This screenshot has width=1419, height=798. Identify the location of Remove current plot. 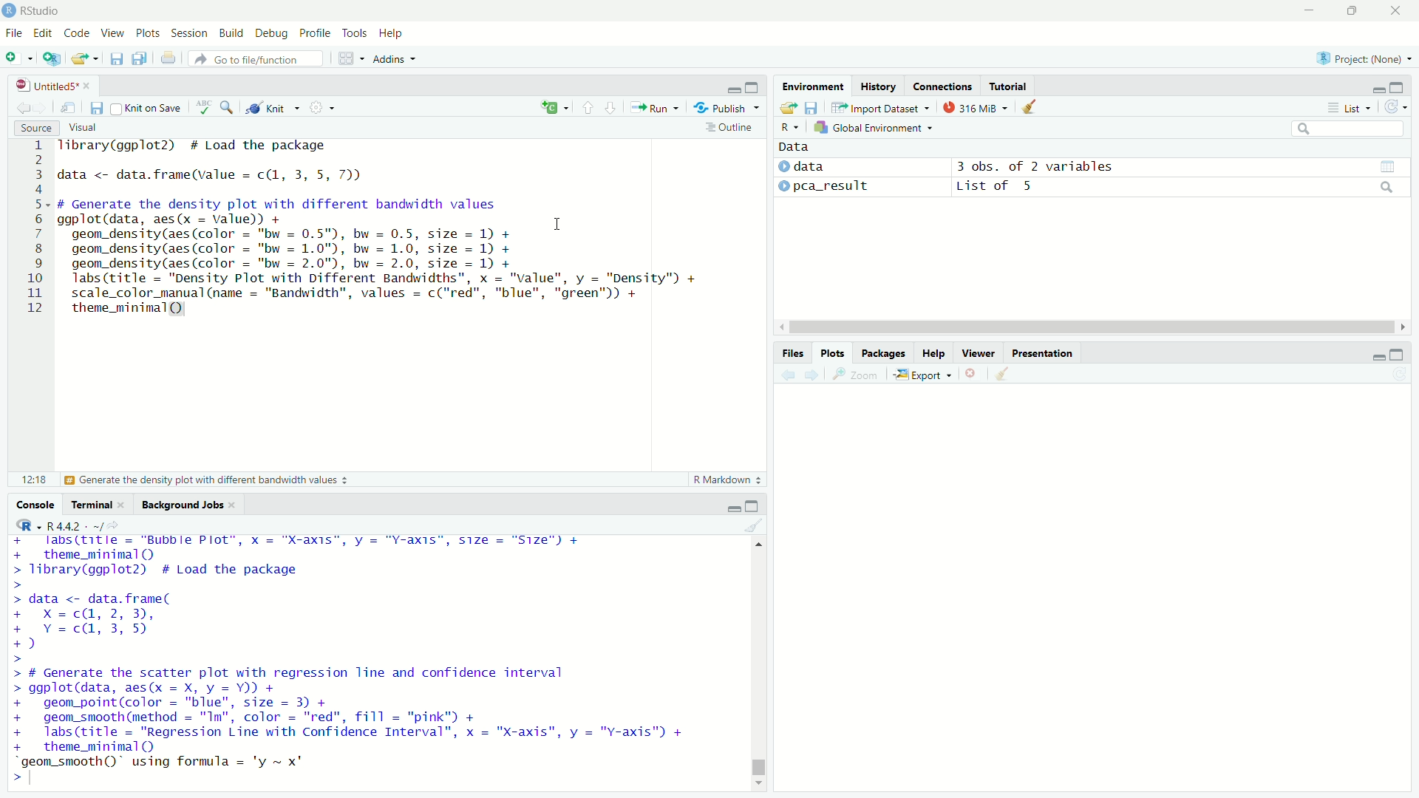
(974, 375).